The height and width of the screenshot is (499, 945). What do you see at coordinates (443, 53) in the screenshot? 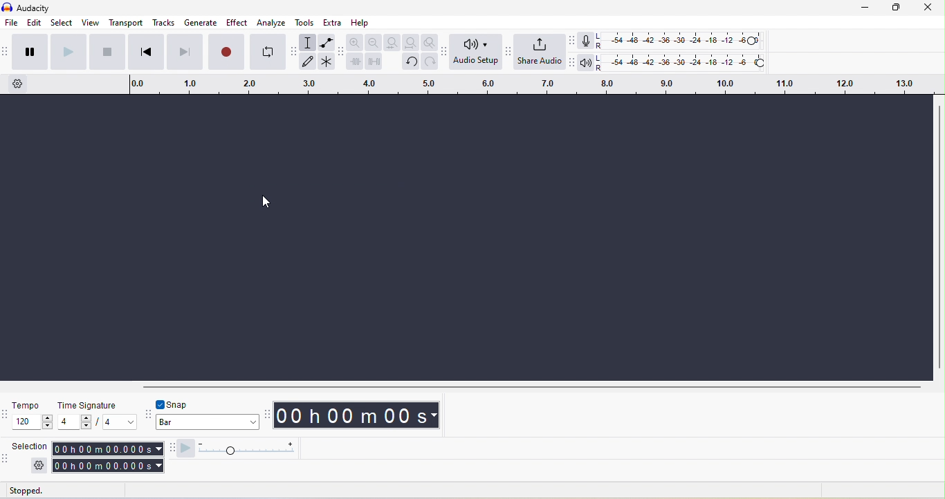
I see `audio setup toolbar` at bounding box center [443, 53].